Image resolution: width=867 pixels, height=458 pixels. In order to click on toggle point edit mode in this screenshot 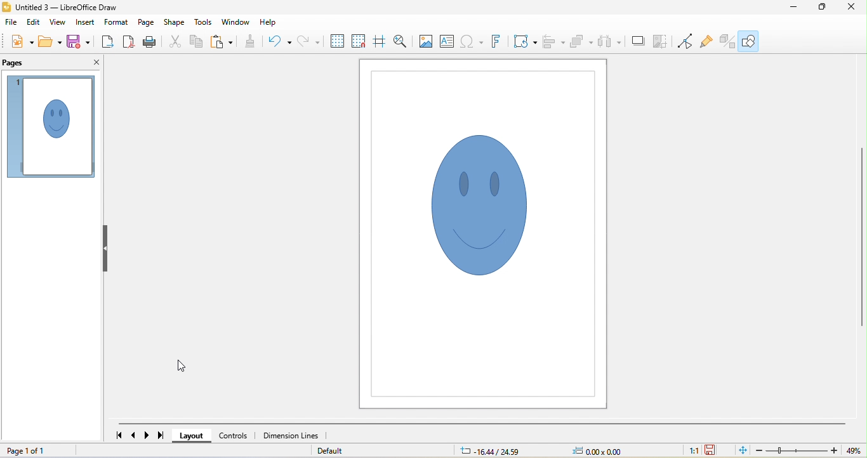, I will do `click(685, 43)`.